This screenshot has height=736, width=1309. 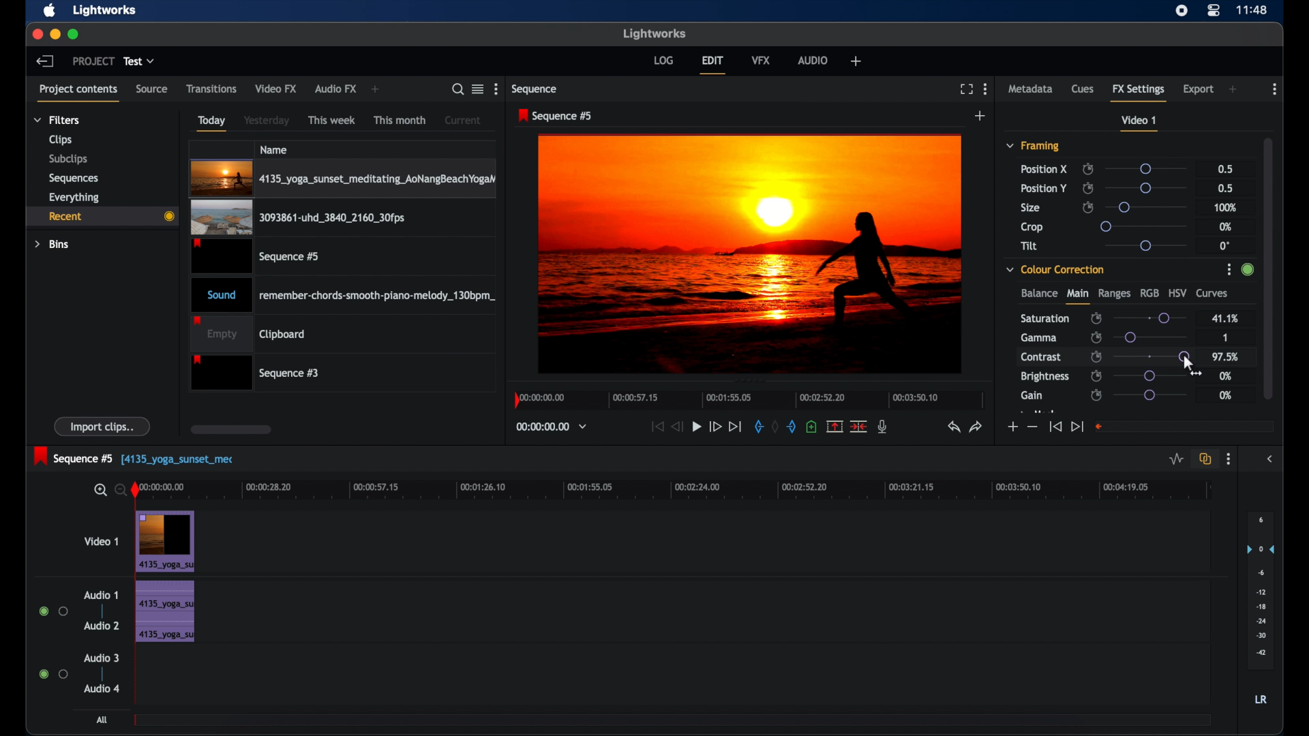 What do you see at coordinates (697, 427) in the screenshot?
I see `play ` at bounding box center [697, 427].